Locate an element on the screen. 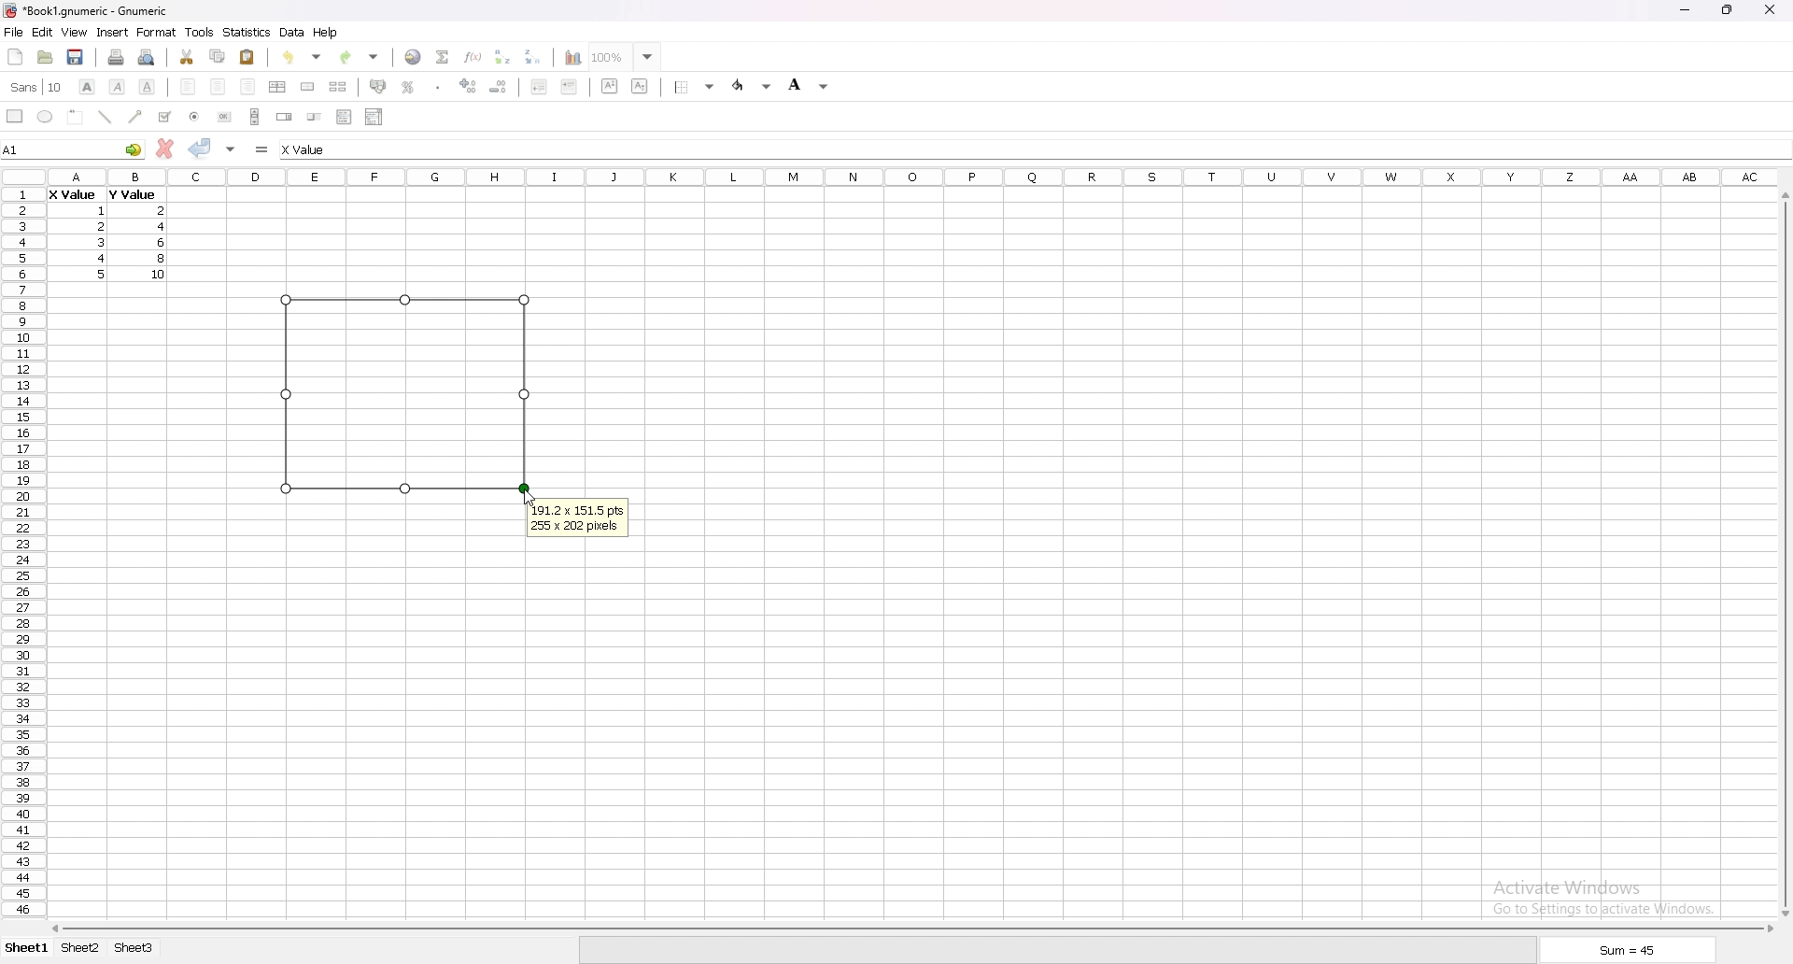  print is located at coordinates (116, 57).